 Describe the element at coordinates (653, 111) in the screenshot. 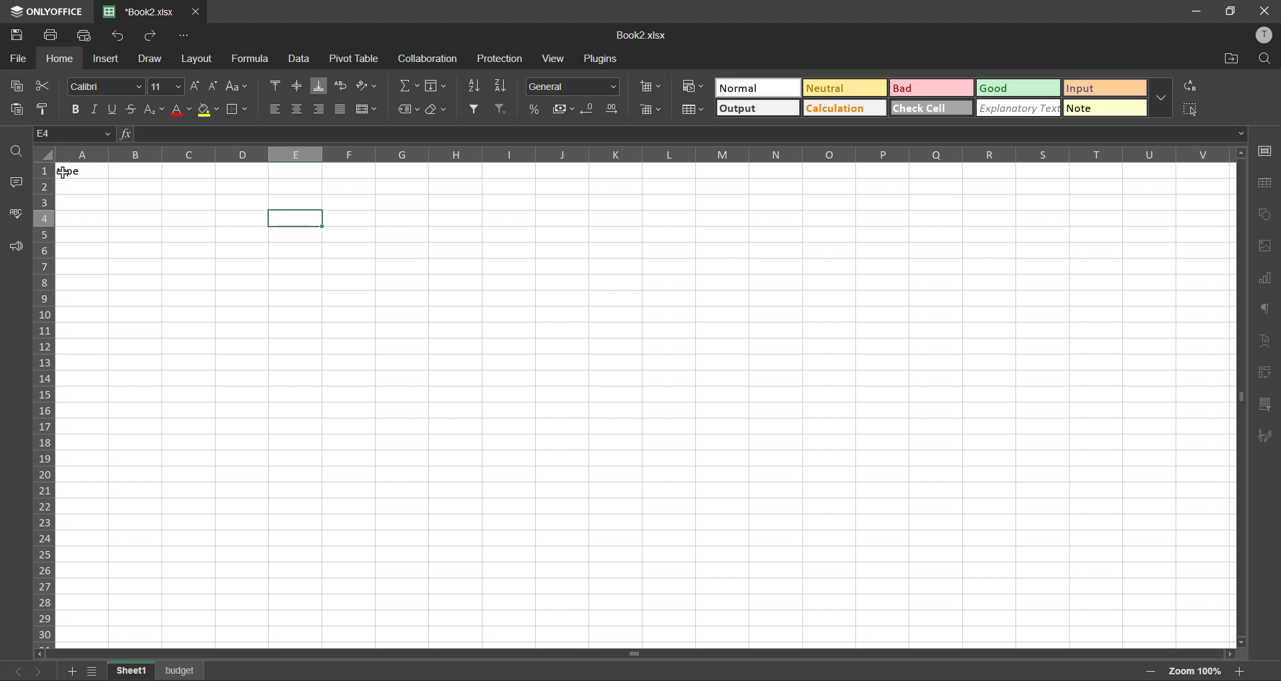

I see `delete cells` at that location.